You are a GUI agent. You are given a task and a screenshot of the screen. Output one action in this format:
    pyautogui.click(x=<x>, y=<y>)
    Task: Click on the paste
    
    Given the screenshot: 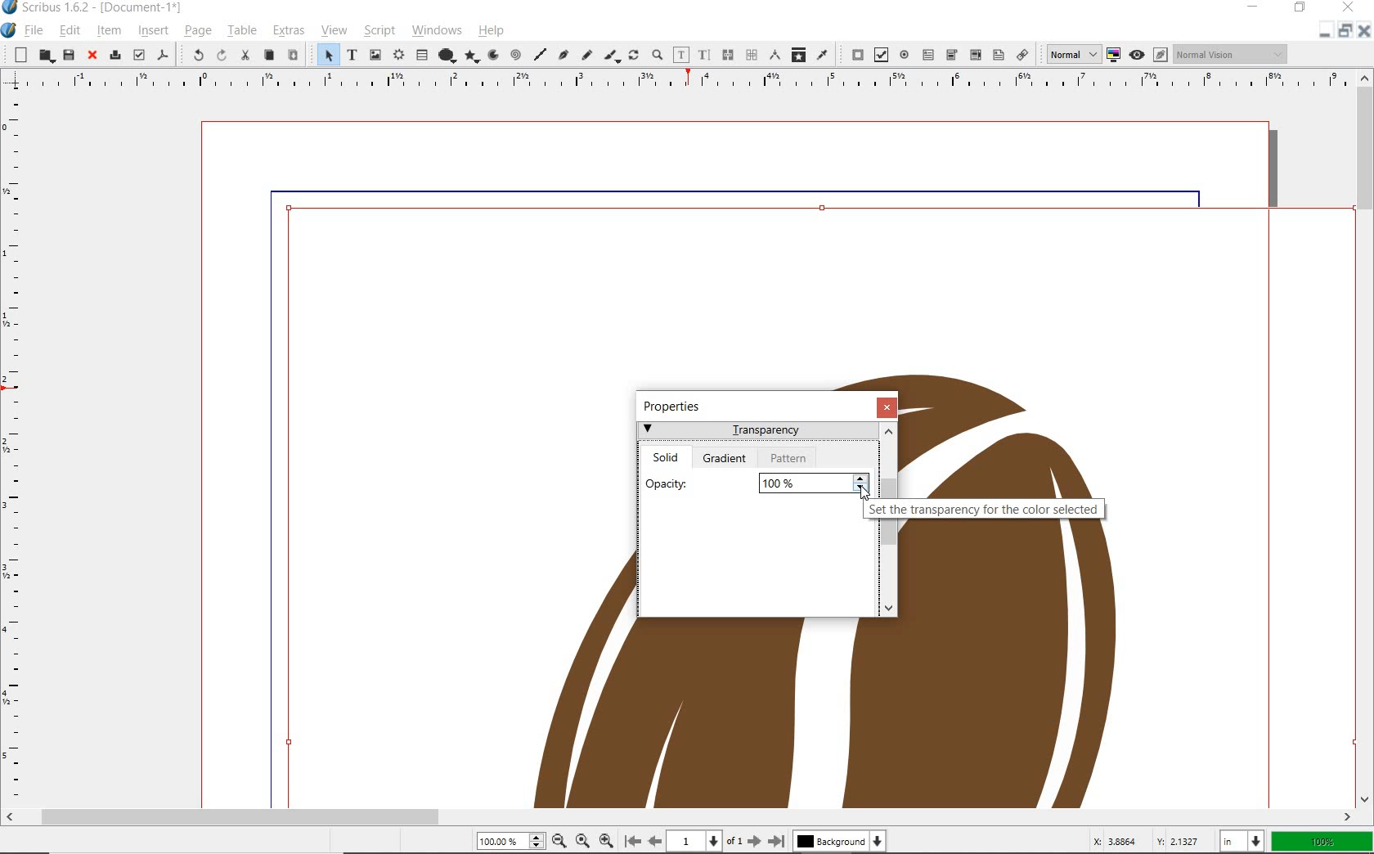 What is the action you would take?
    pyautogui.click(x=292, y=54)
    